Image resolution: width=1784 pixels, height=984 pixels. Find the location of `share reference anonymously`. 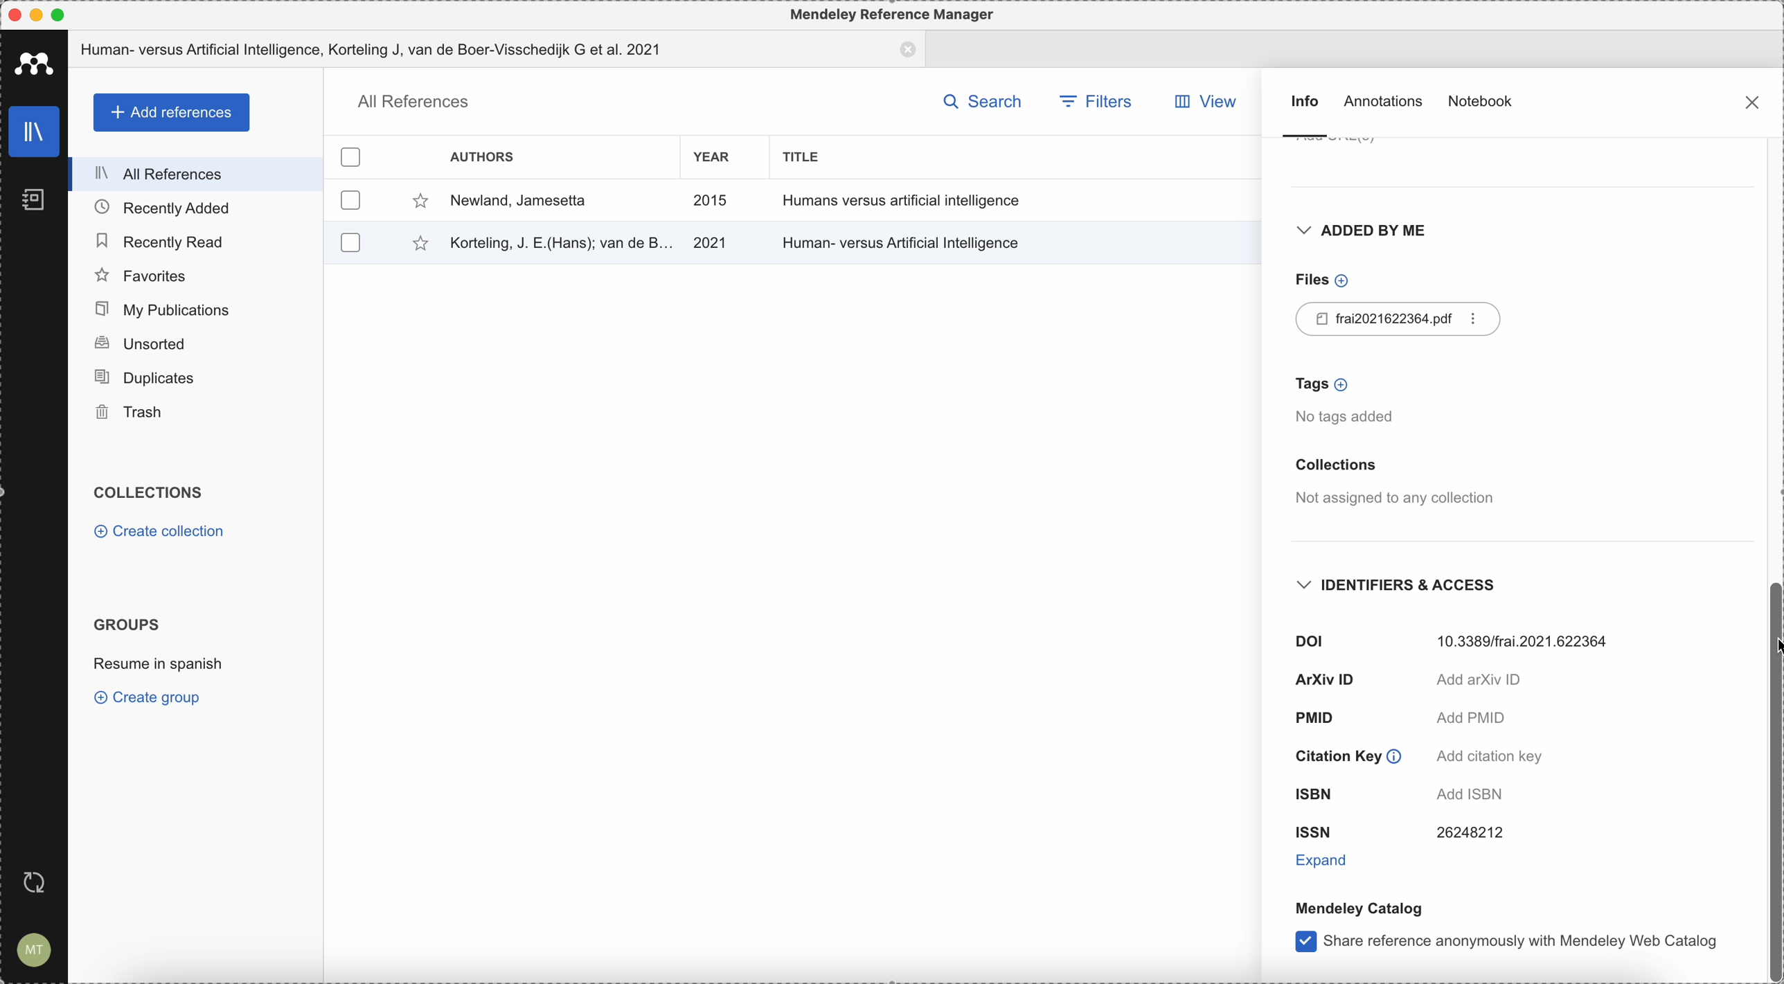

share reference anonymously is located at coordinates (1507, 944).